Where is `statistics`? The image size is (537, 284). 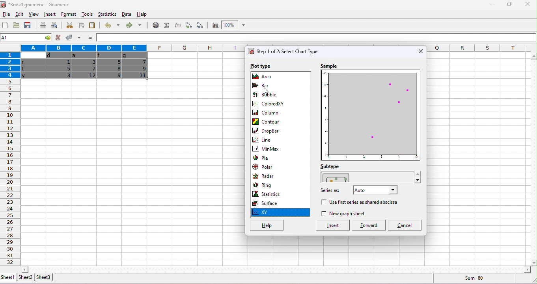
statistics is located at coordinates (107, 14).